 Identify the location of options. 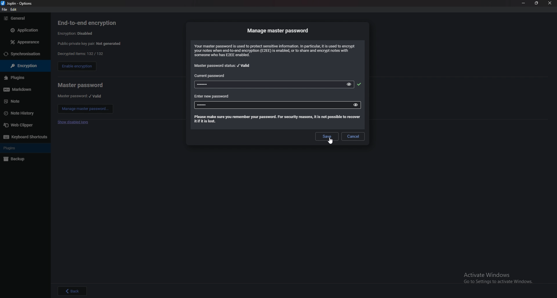
(18, 3).